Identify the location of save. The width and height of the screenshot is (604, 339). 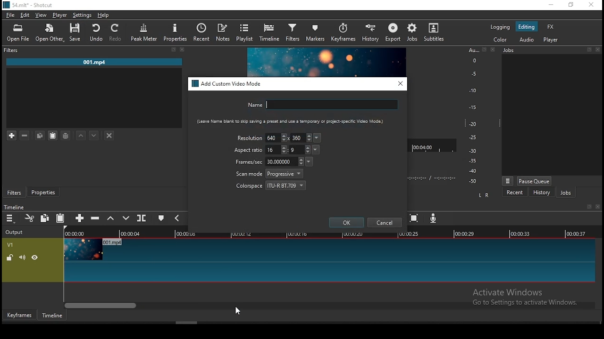
(77, 32).